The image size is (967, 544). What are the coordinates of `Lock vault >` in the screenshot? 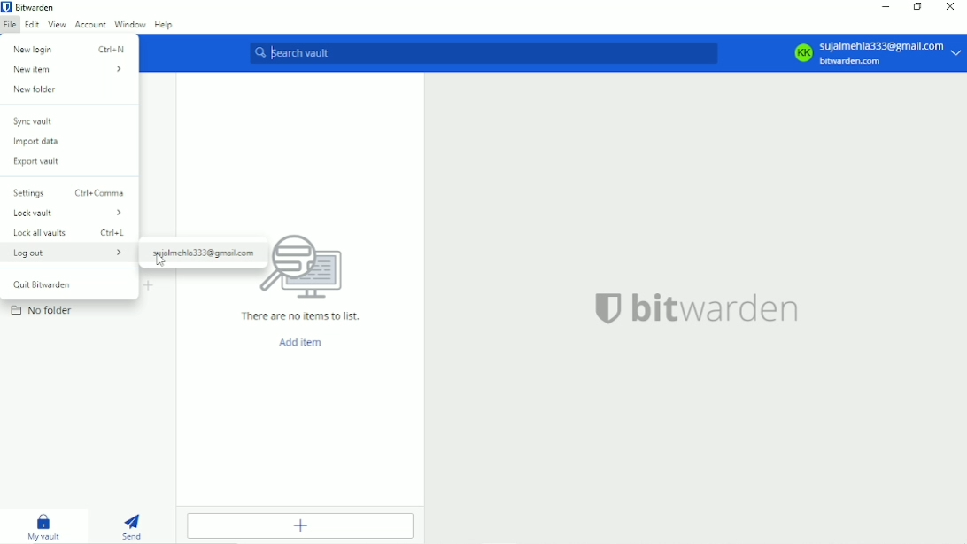 It's located at (68, 213).